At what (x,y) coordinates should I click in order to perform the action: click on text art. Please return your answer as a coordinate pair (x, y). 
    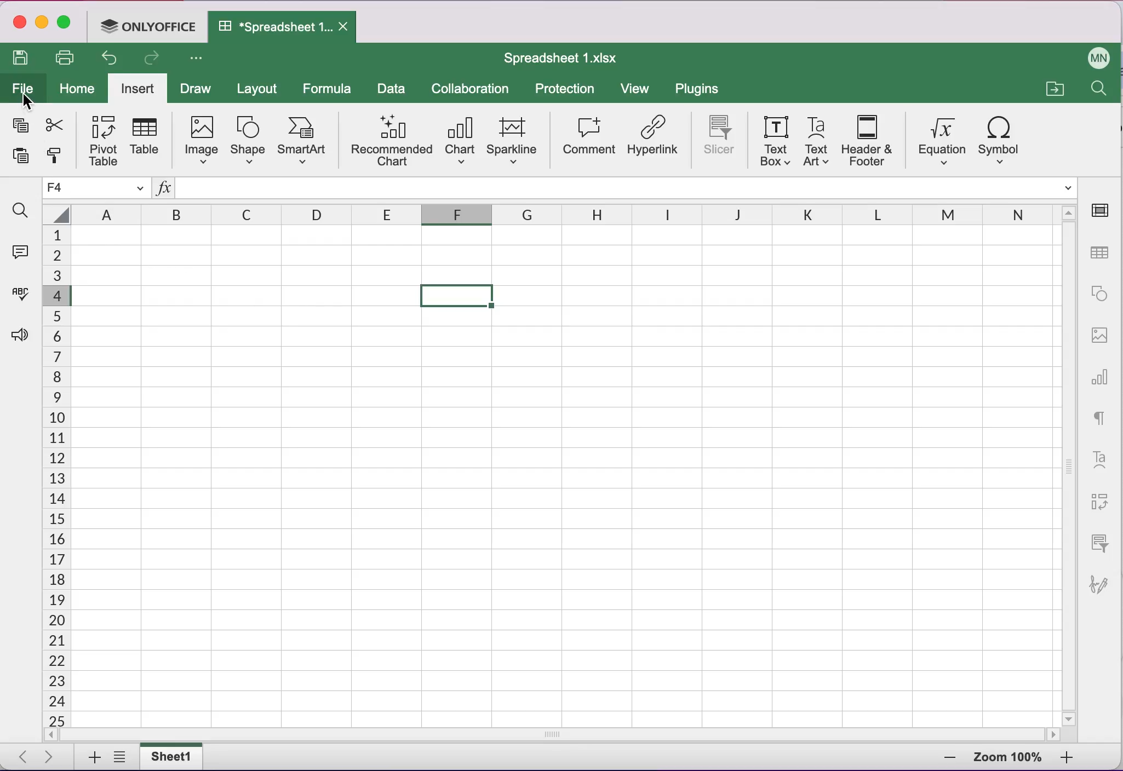
    Looking at the image, I should click on (817, 142).